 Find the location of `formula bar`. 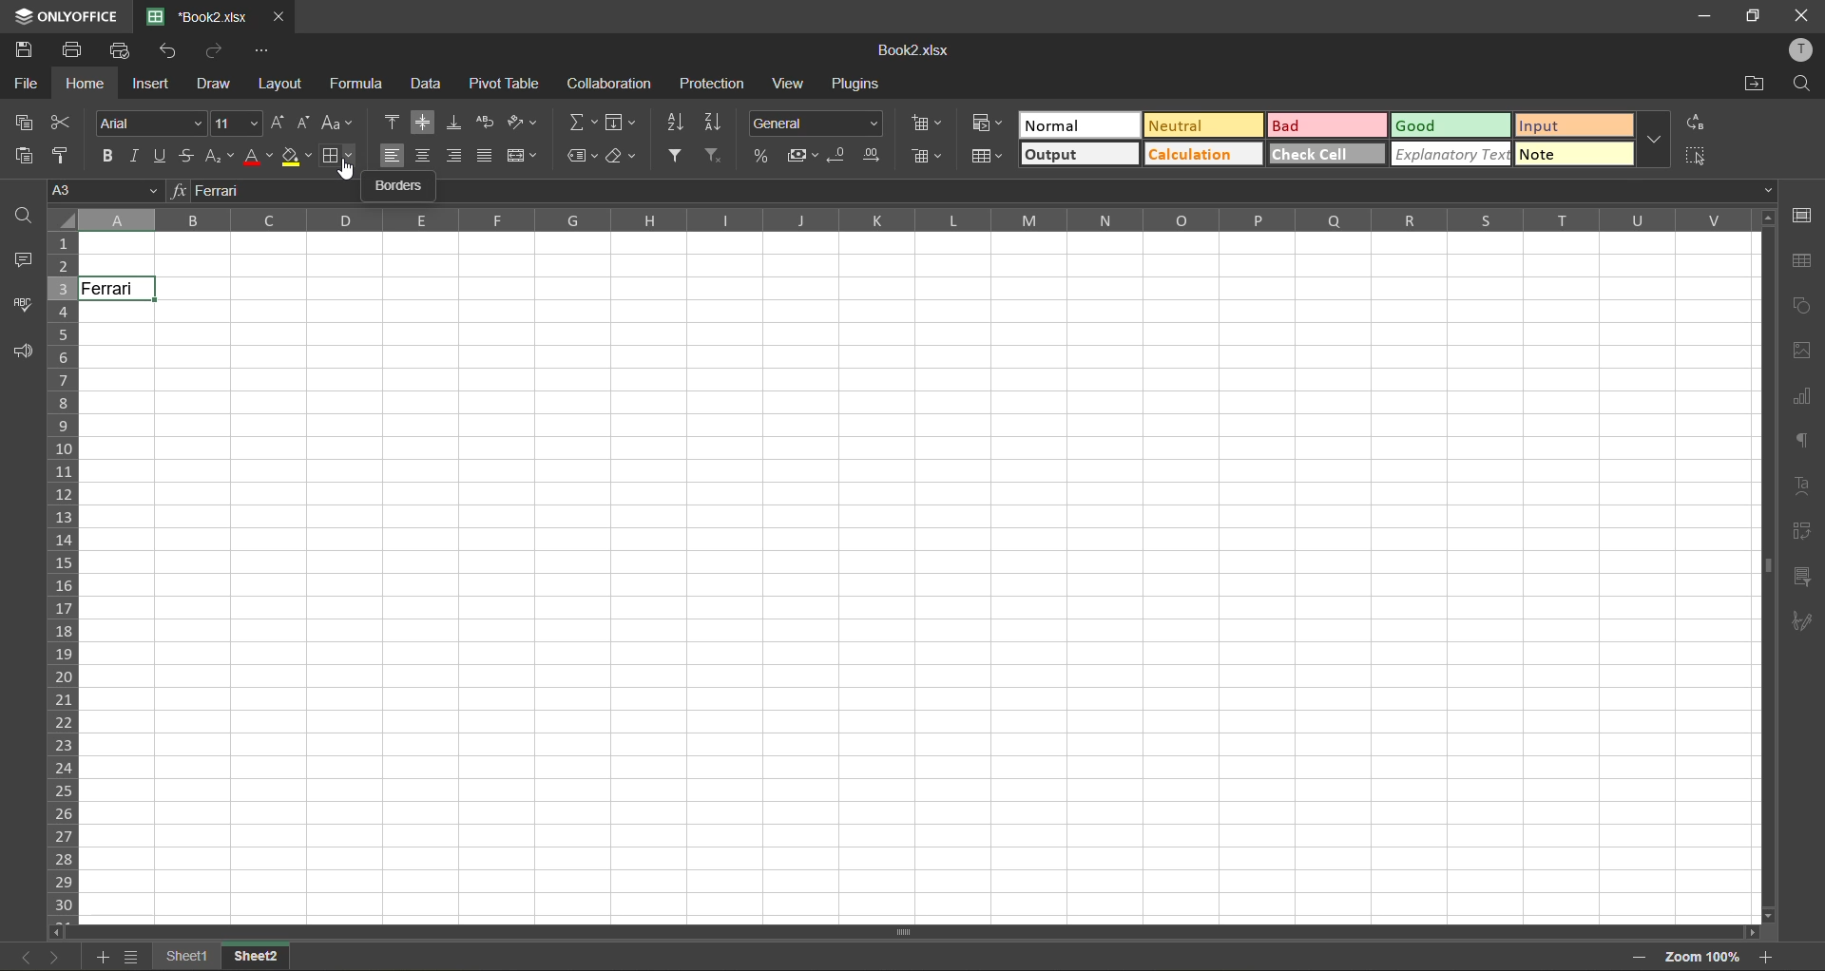

formula bar is located at coordinates (972, 191).